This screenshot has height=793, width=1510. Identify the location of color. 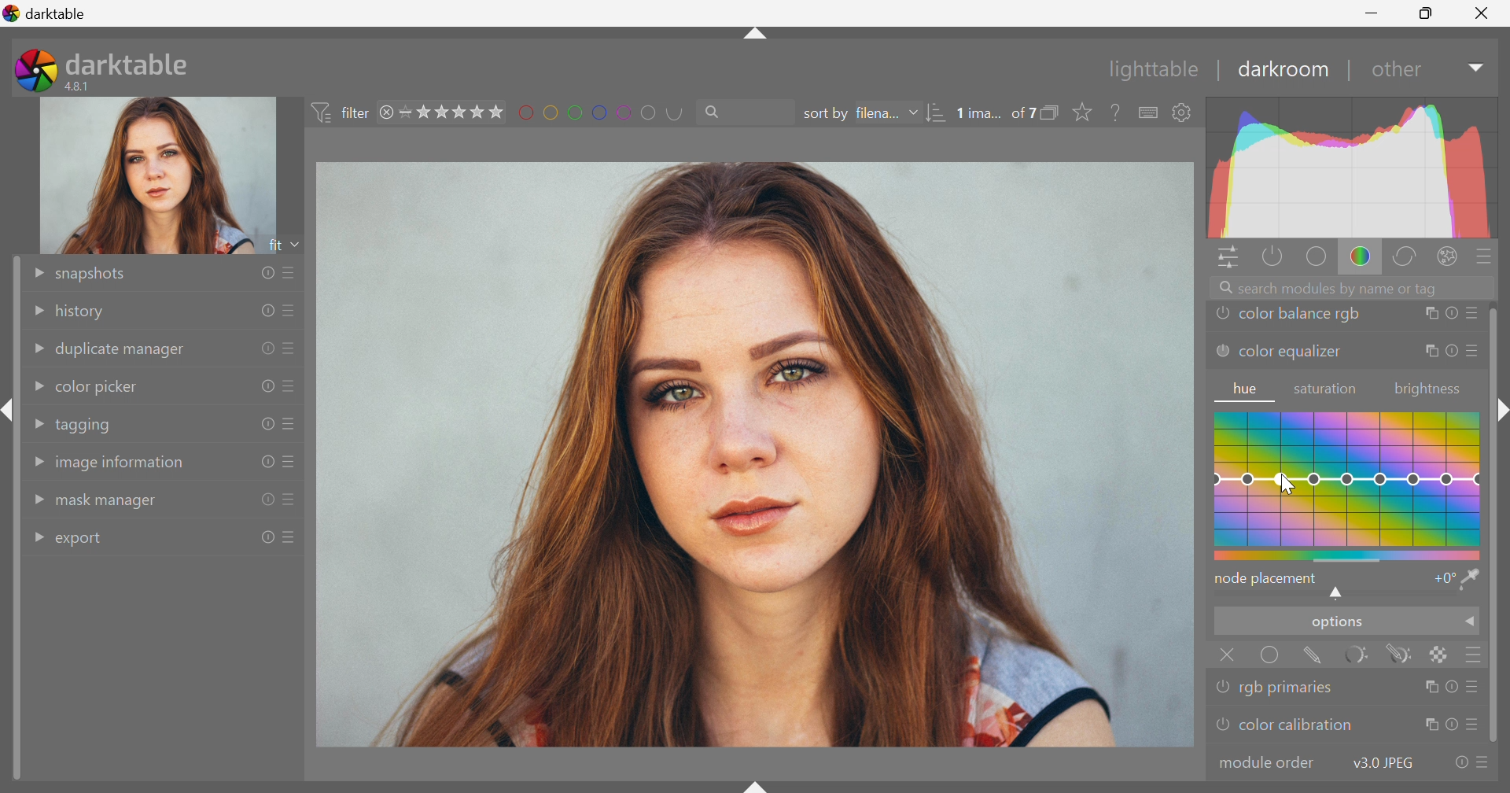
(1361, 257).